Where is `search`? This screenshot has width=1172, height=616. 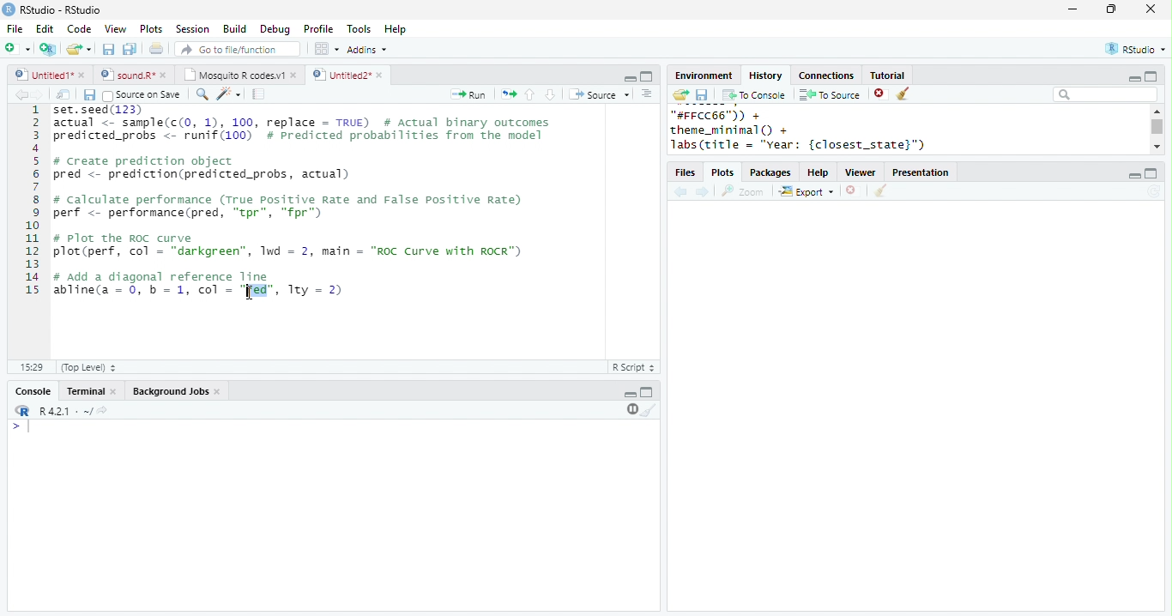 search is located at coordinates (202, 94).